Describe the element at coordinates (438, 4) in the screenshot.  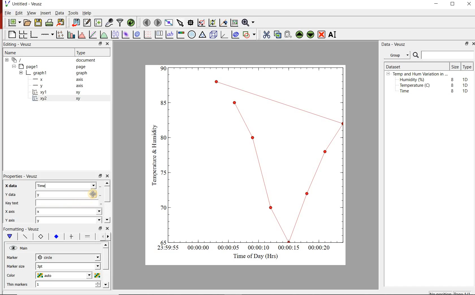
I see `minimize` at that location.